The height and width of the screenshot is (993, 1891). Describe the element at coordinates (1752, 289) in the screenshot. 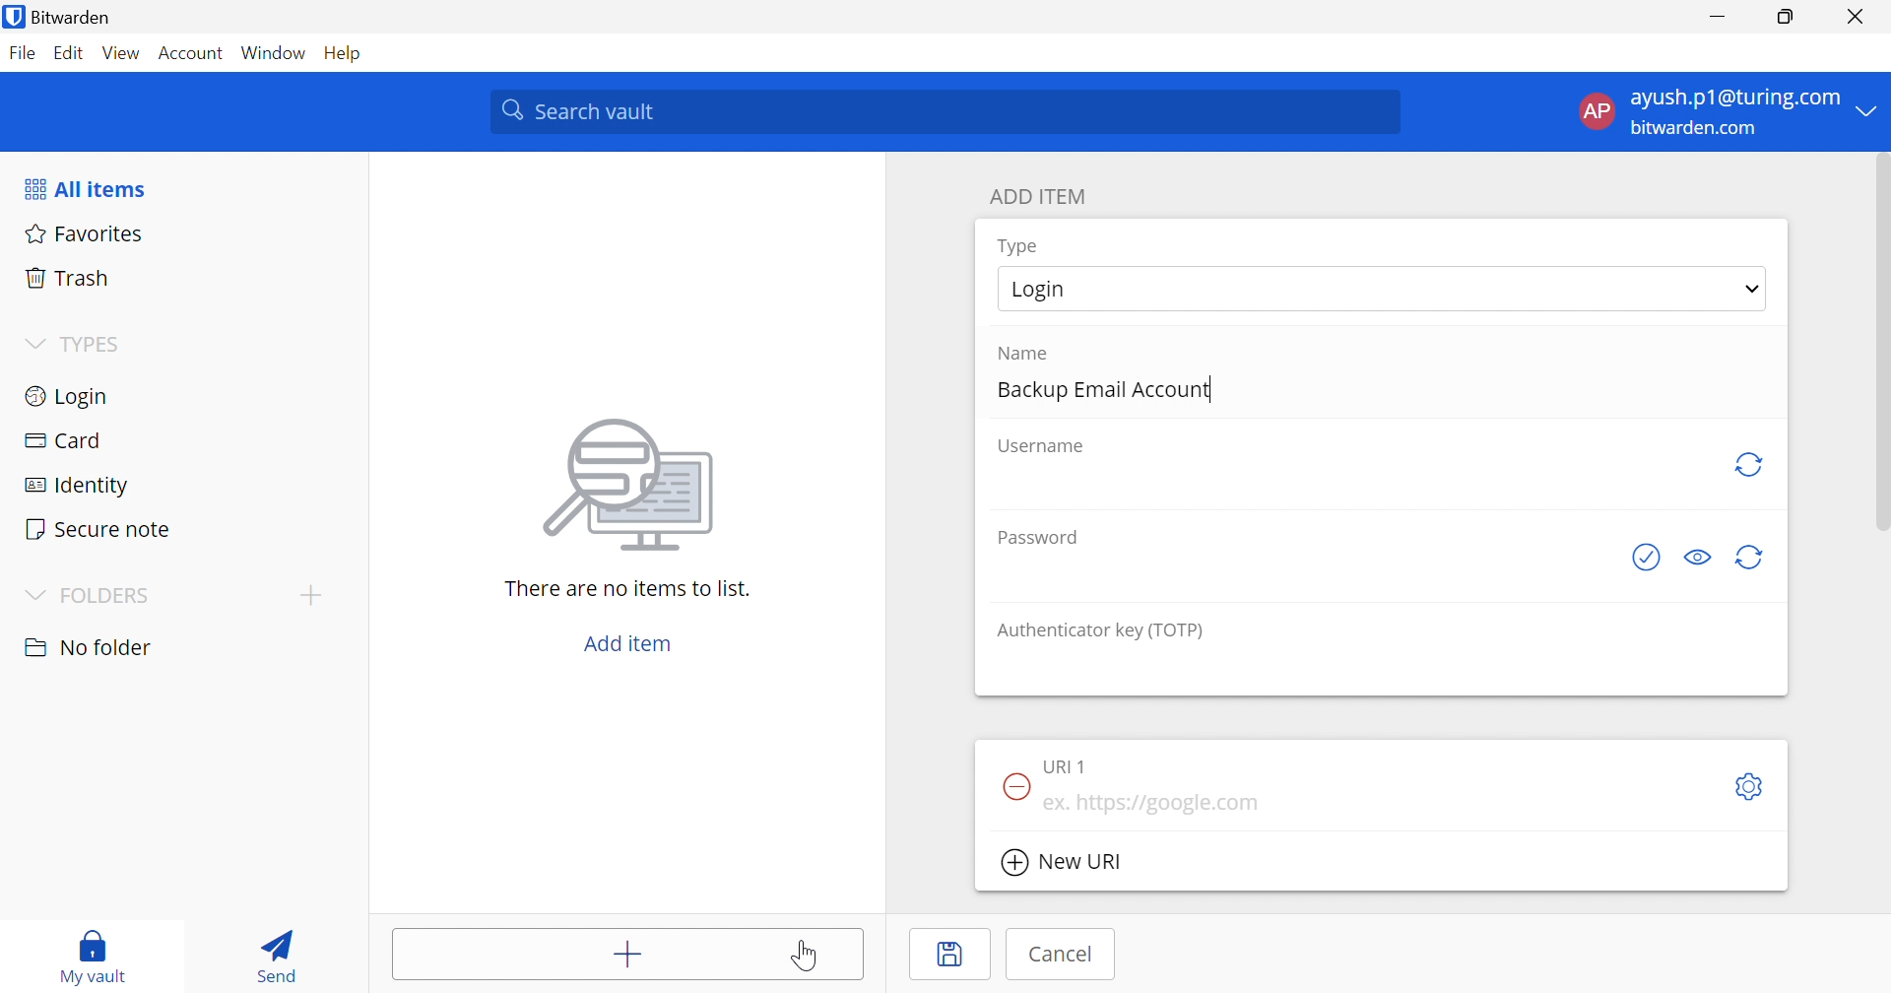

I see `Drop down` at that location.